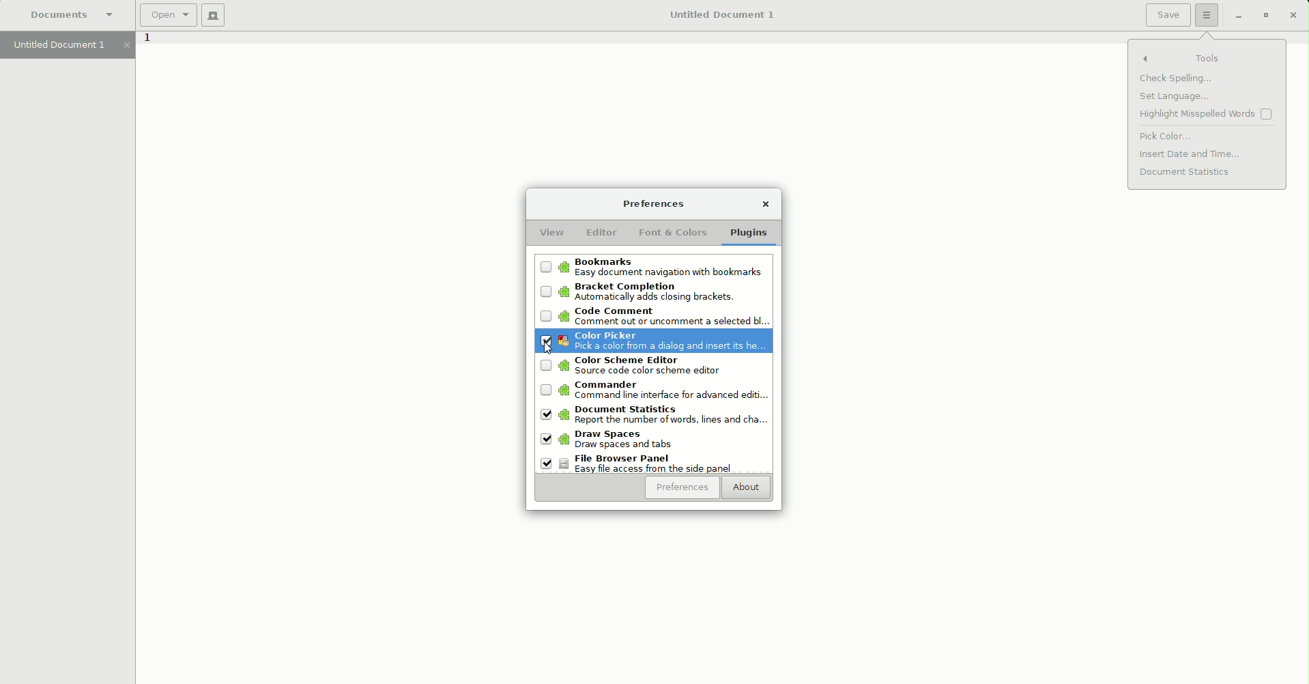 This screenshot has height=684, width=1309. What do you see at coordinates (747, 489) in the screenshot?
I see `About` at bounding box center [747, 489].